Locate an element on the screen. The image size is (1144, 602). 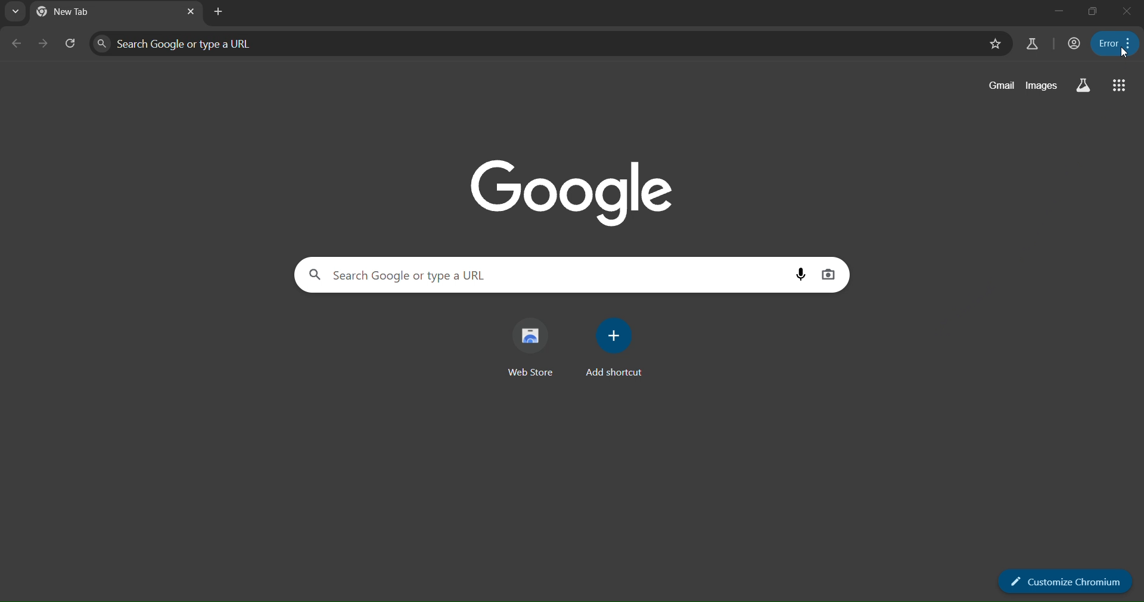
reload is located at coordinates (71, 41).